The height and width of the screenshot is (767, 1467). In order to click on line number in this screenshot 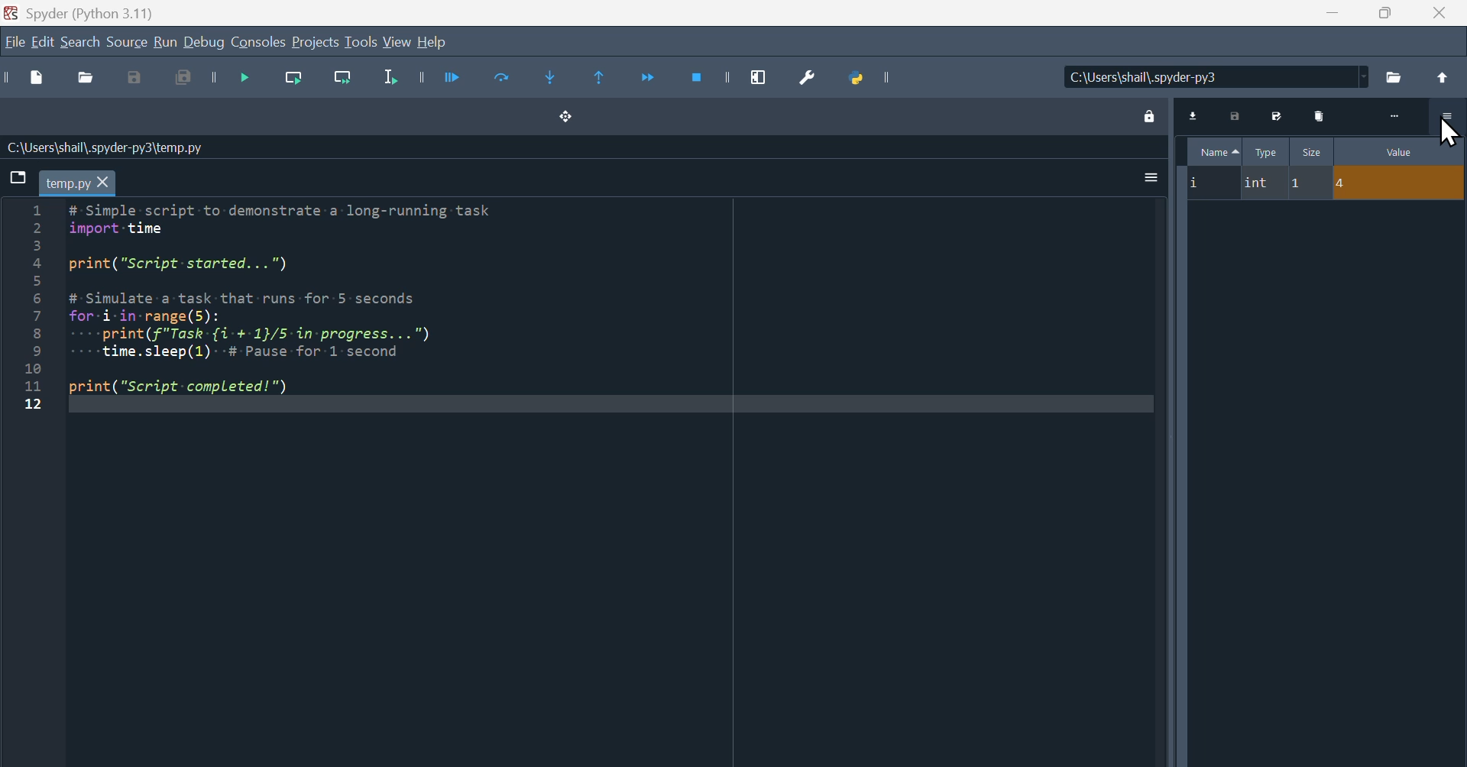, I will do `click(31, 308)`.